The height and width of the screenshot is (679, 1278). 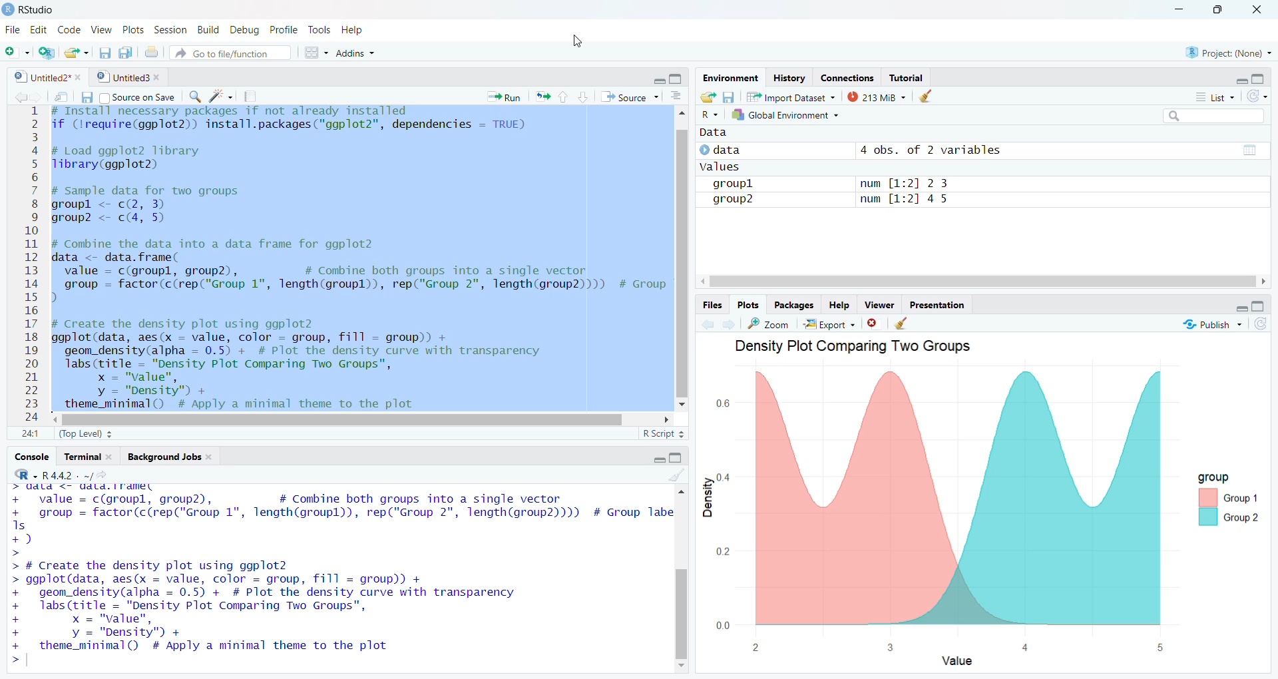 What do you see at coordinates (1264, 79) in the screenshot?
I see `maximize` at bounding box center [1264, 79].